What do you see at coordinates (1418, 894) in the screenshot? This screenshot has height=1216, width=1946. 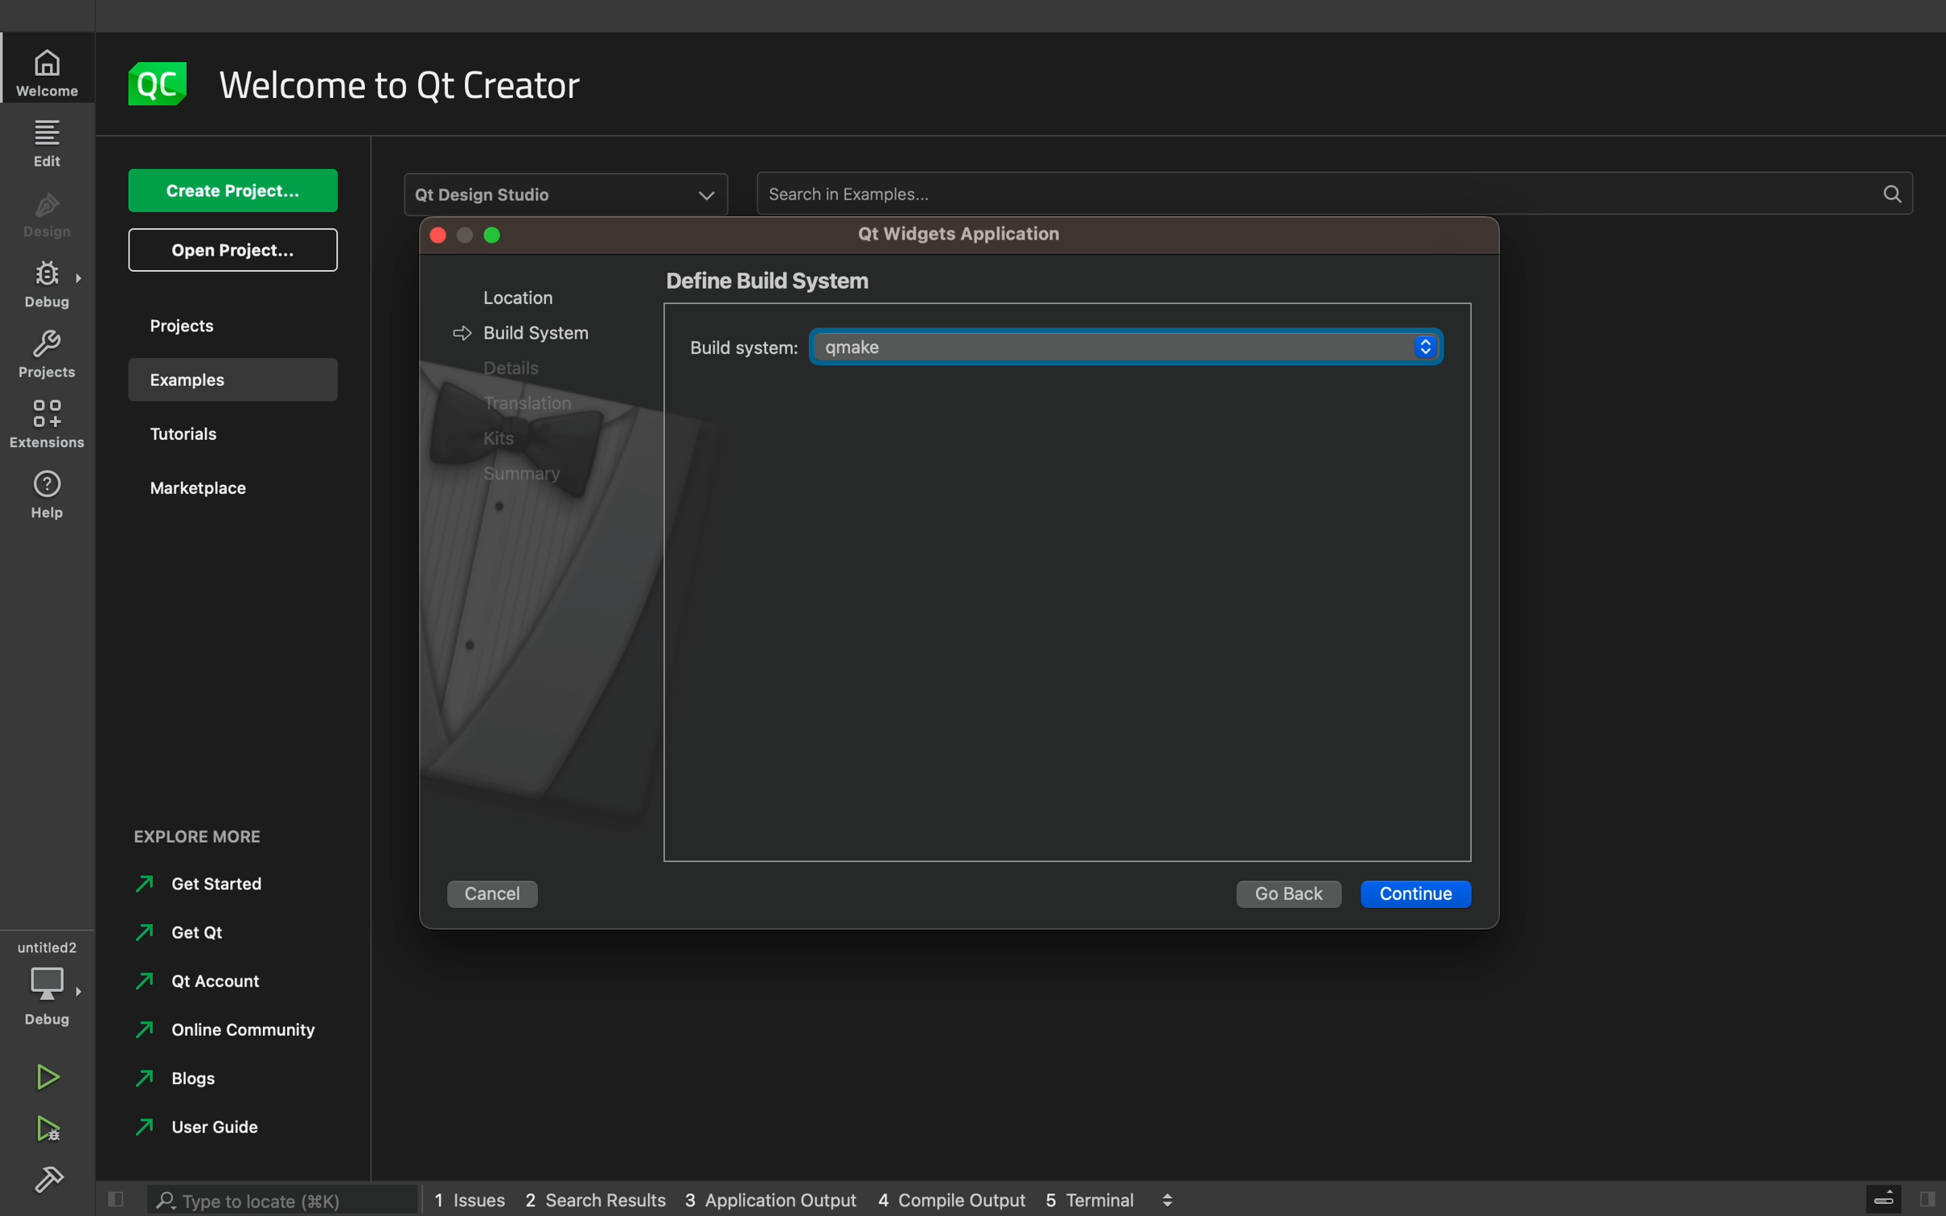 I see `continue` at bounding box center [1418, 894].